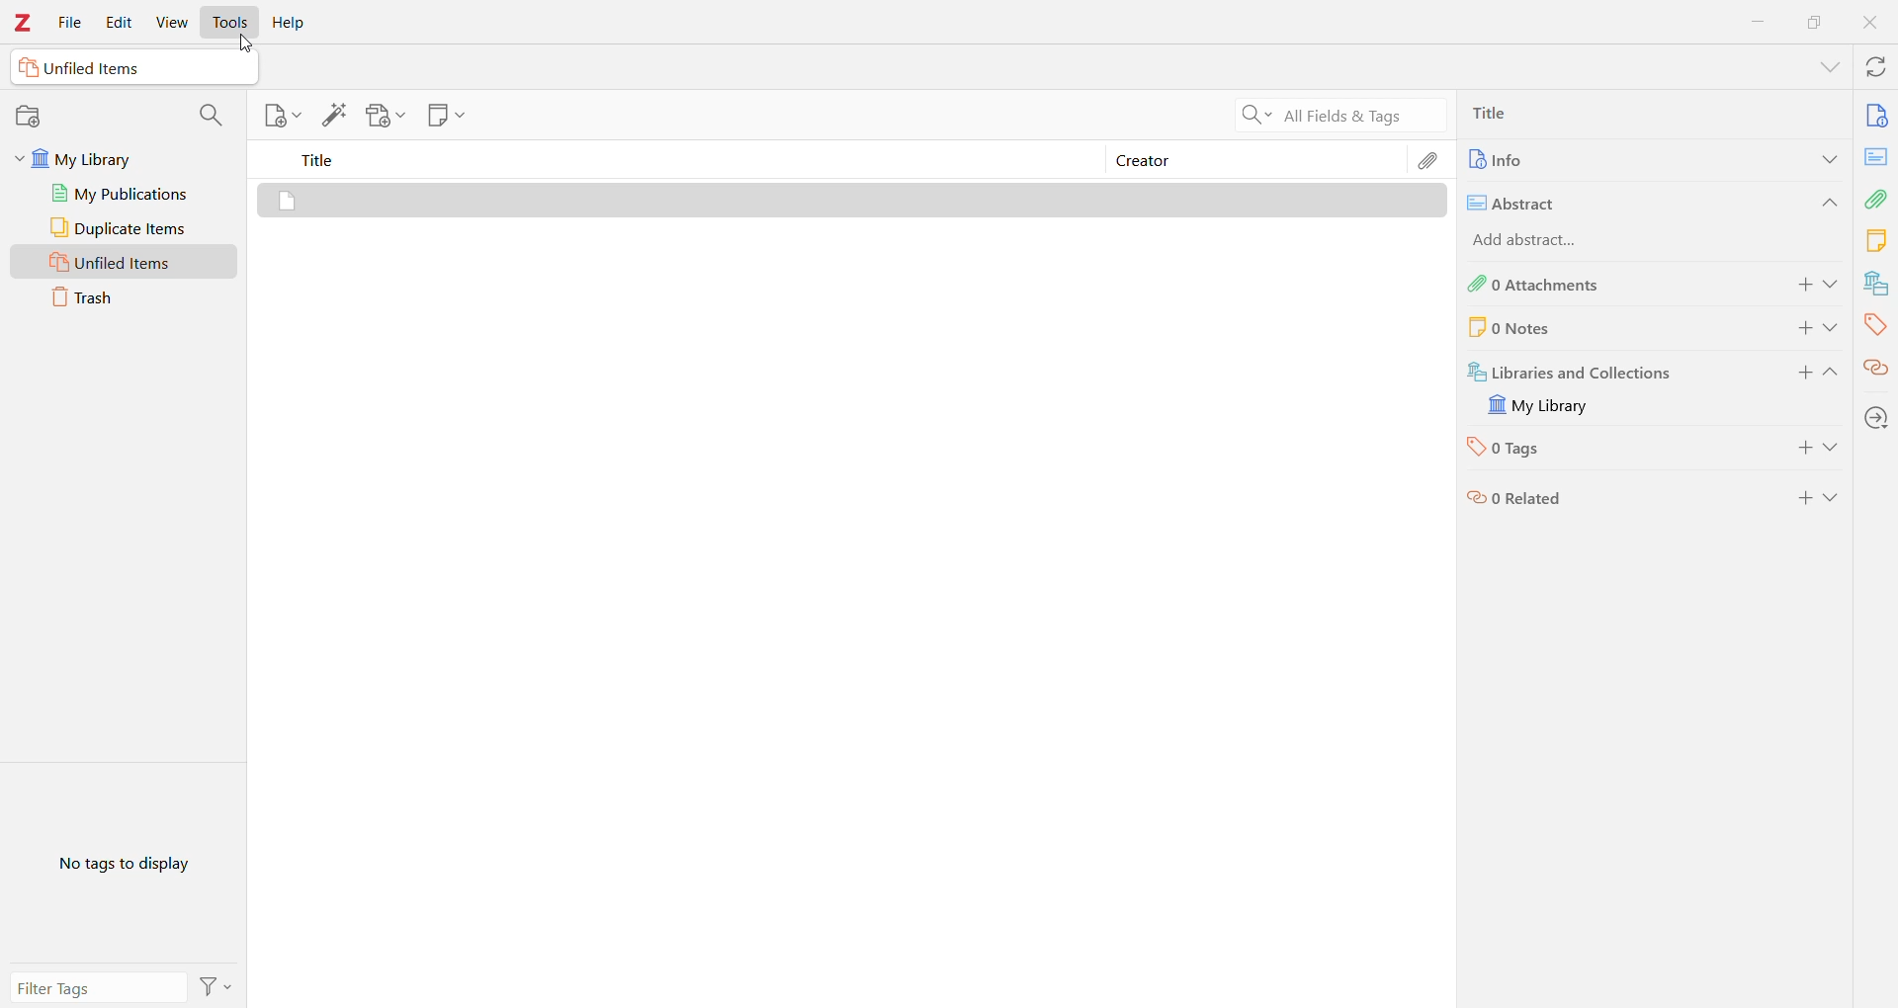 This screenshot has width=1898, height=1008. I want to click on Info, so click(1878, 114).